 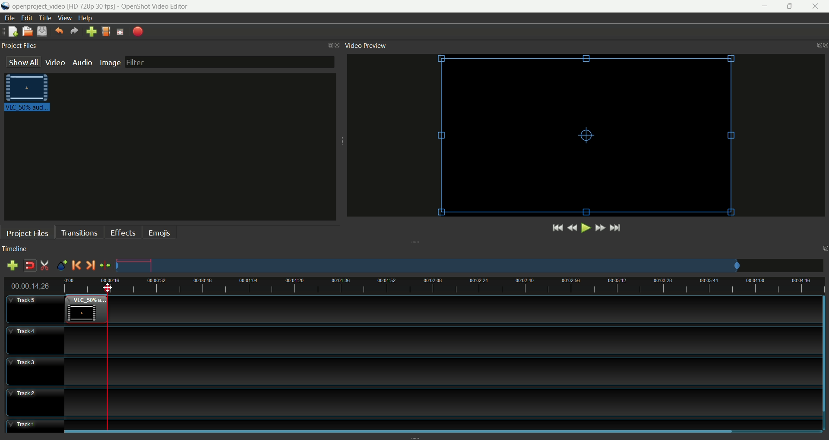 I want to click on transition, so click(x=79, y=232).